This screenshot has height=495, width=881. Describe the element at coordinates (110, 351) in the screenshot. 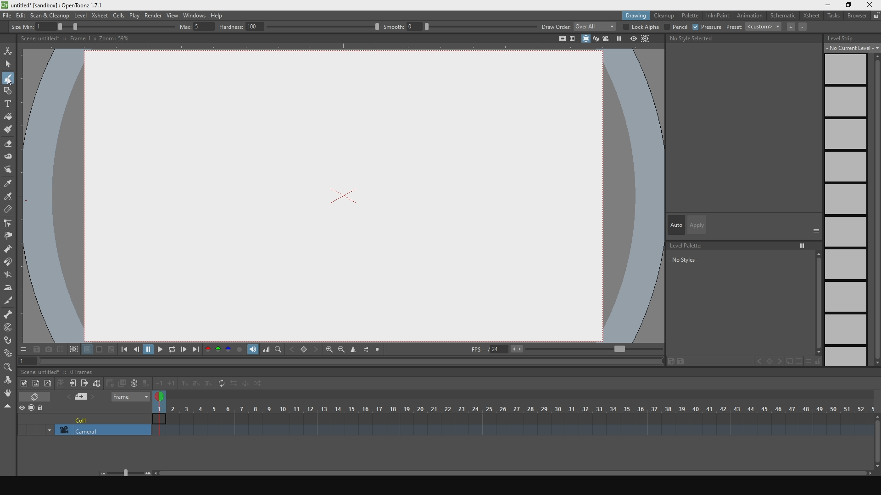

I see `black and white background` at that location.